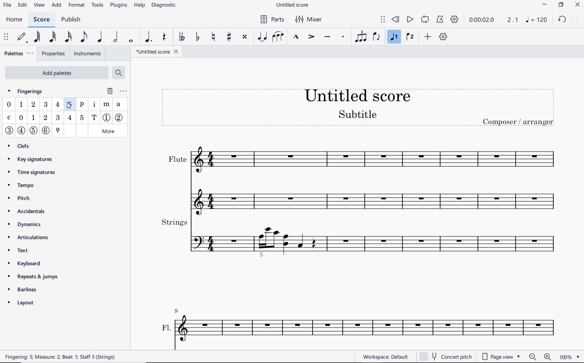 The height and width of the screenshot is (363, 584). Describe the element at coordinates (386, 357) in the screenshot. I see `workspace default` at that location.